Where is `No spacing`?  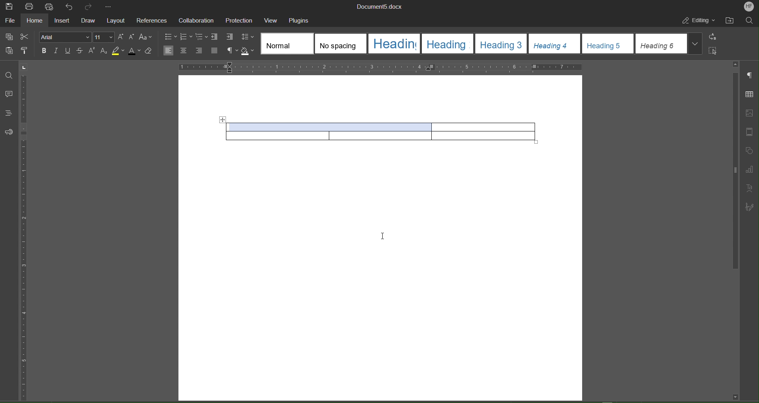
No spacing is located at coordinates (341, 44).